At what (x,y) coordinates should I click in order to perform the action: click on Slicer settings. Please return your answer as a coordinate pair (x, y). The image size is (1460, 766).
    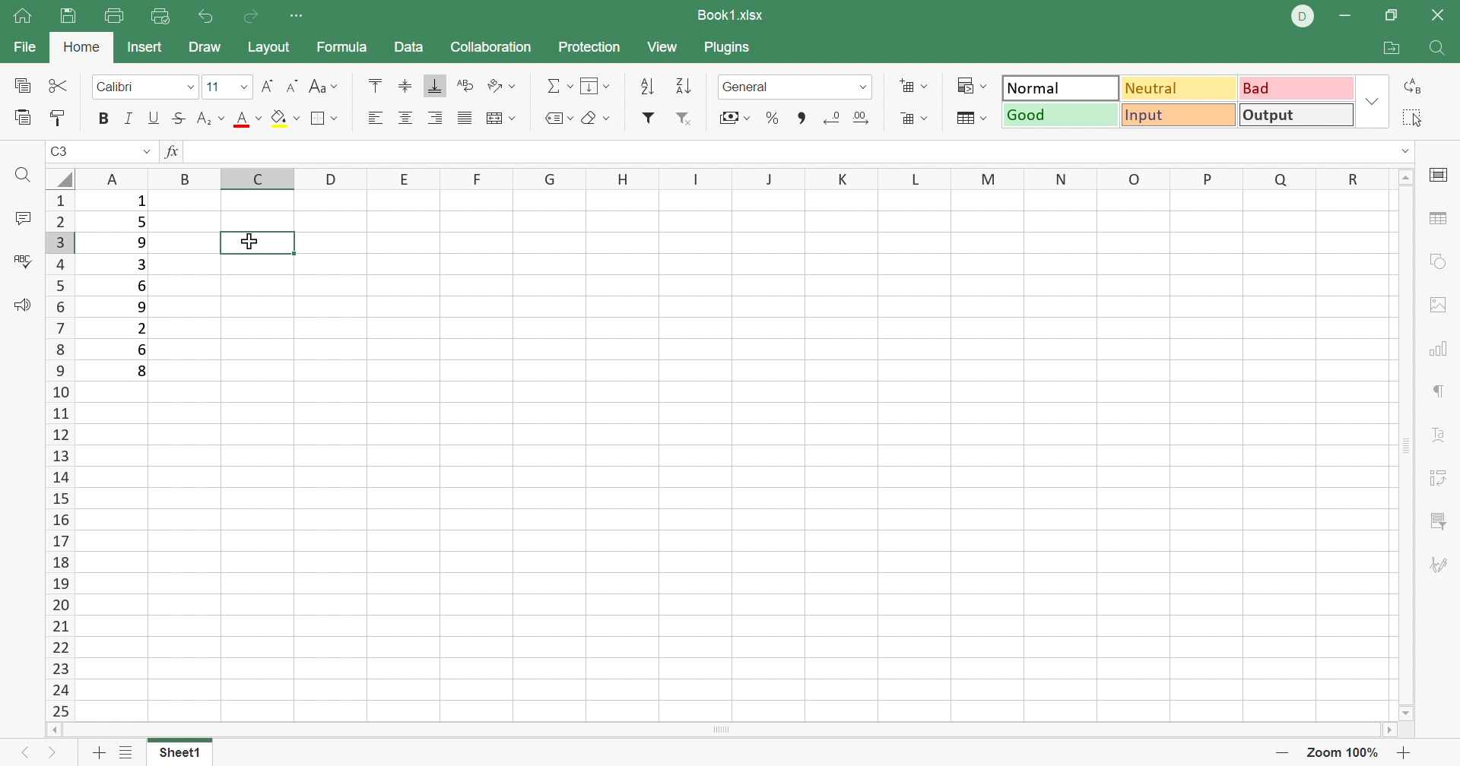
    Looking at the image, I should click on (1435, 522).